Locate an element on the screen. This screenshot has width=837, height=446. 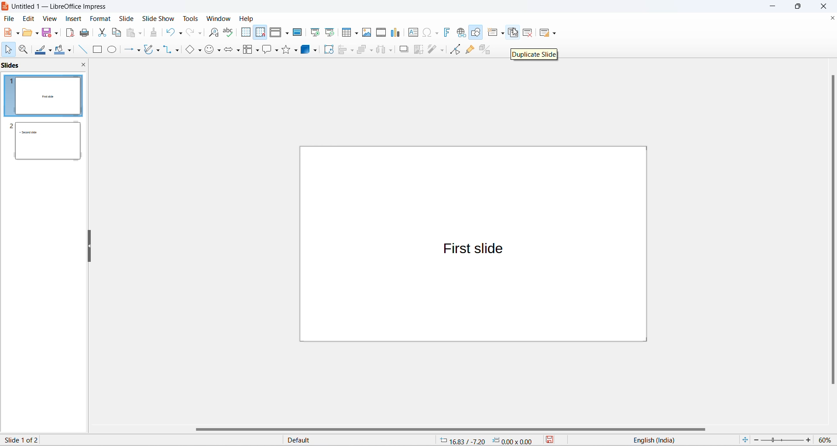
master slide is located at coordinates (299, 32).